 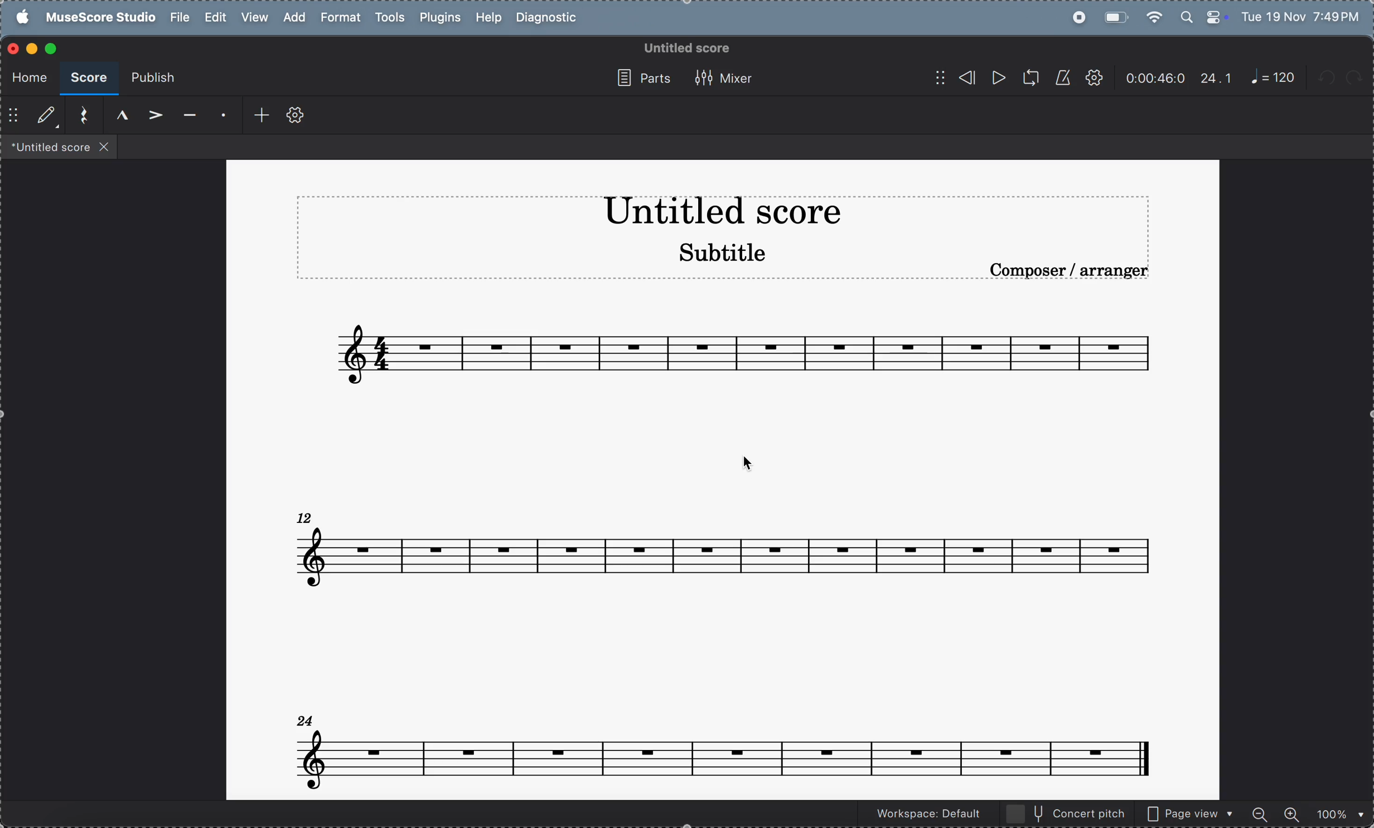 What do you see at coordinates (1216, 78) in the screenshot?
I see `24.1` at bounding box center [1216, 78].